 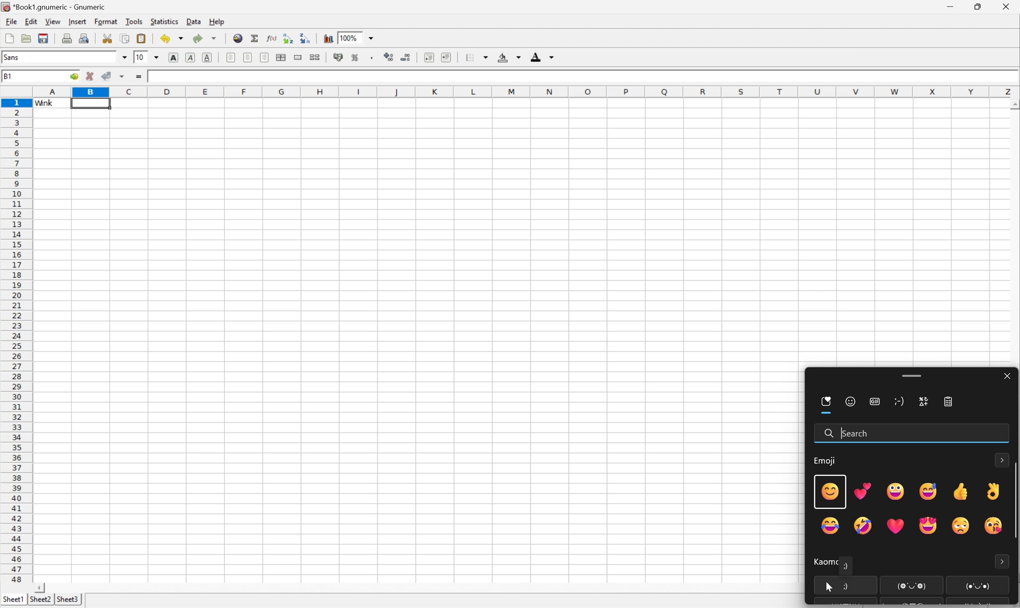 I want to click on background, so click(x=509, y=56).